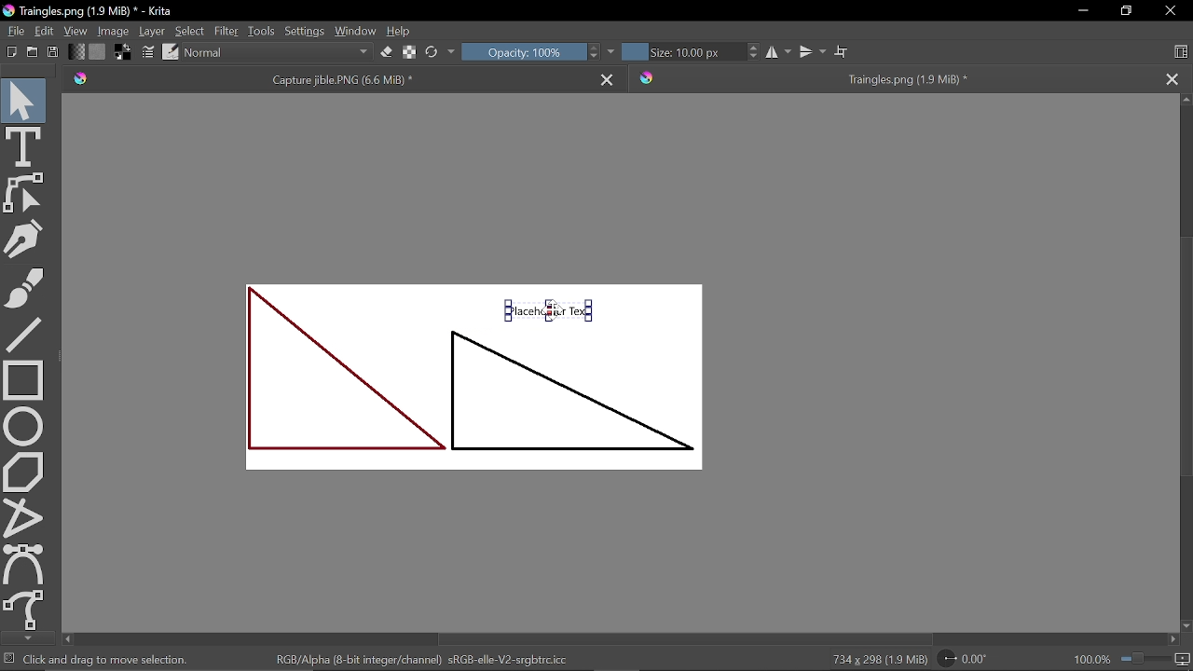 Image resolution: width=1193 pixels, height=671 pixels. Describe the element at coordinates (47, 32) in the screenshot. I see `Edit ` at that location.